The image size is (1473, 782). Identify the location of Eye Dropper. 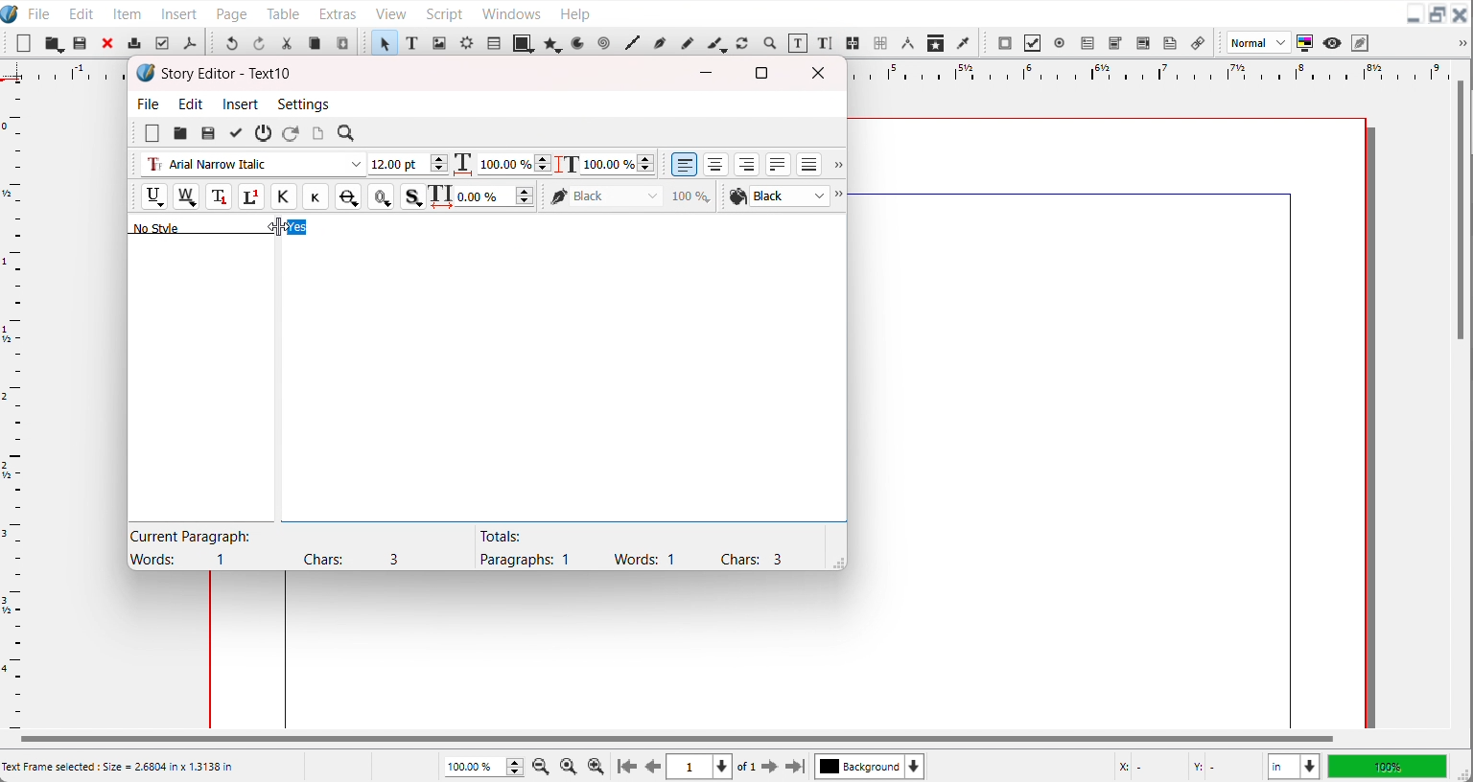
(965, 42).